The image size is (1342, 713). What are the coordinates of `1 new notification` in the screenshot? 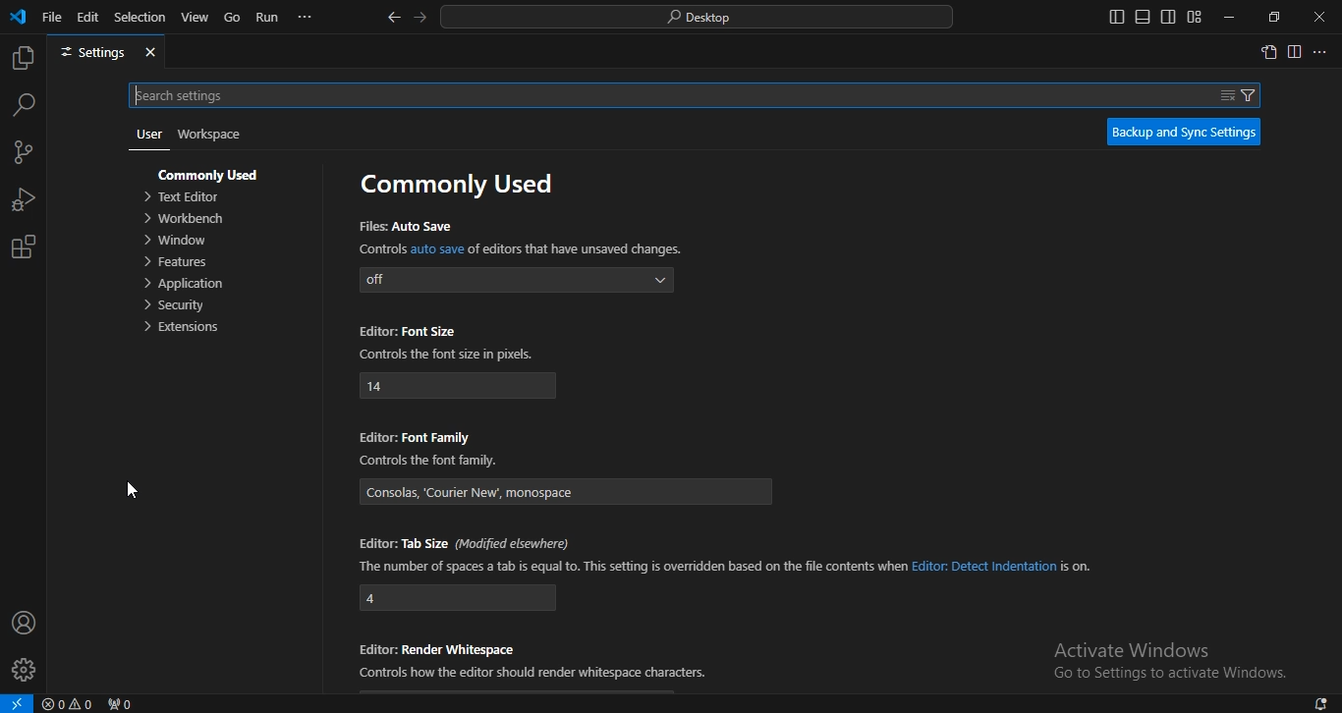 It's located at (1314, 701).